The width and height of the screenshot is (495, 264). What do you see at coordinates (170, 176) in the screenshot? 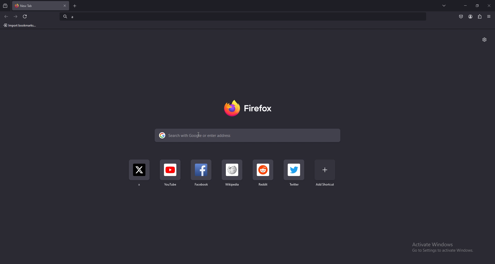
I see `youtube` at bounding box center [170, 176].